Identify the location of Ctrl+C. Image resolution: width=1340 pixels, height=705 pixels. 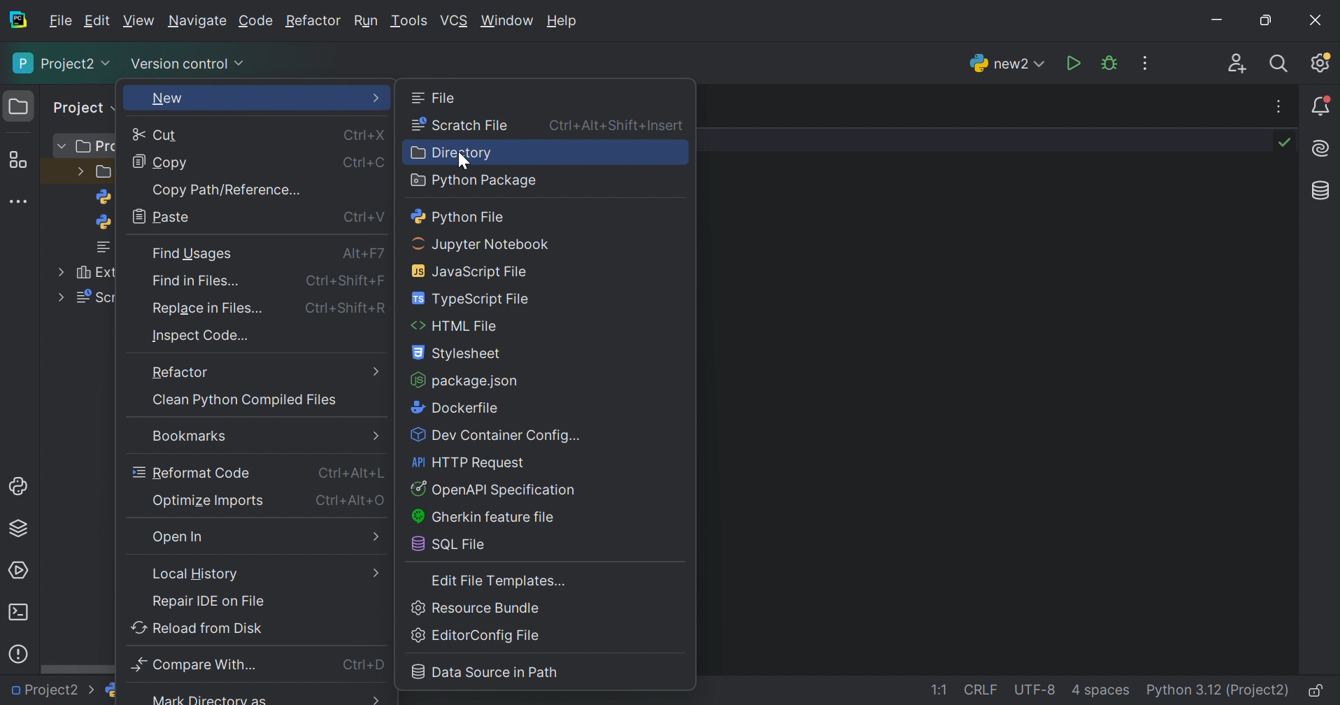
(360, 161).